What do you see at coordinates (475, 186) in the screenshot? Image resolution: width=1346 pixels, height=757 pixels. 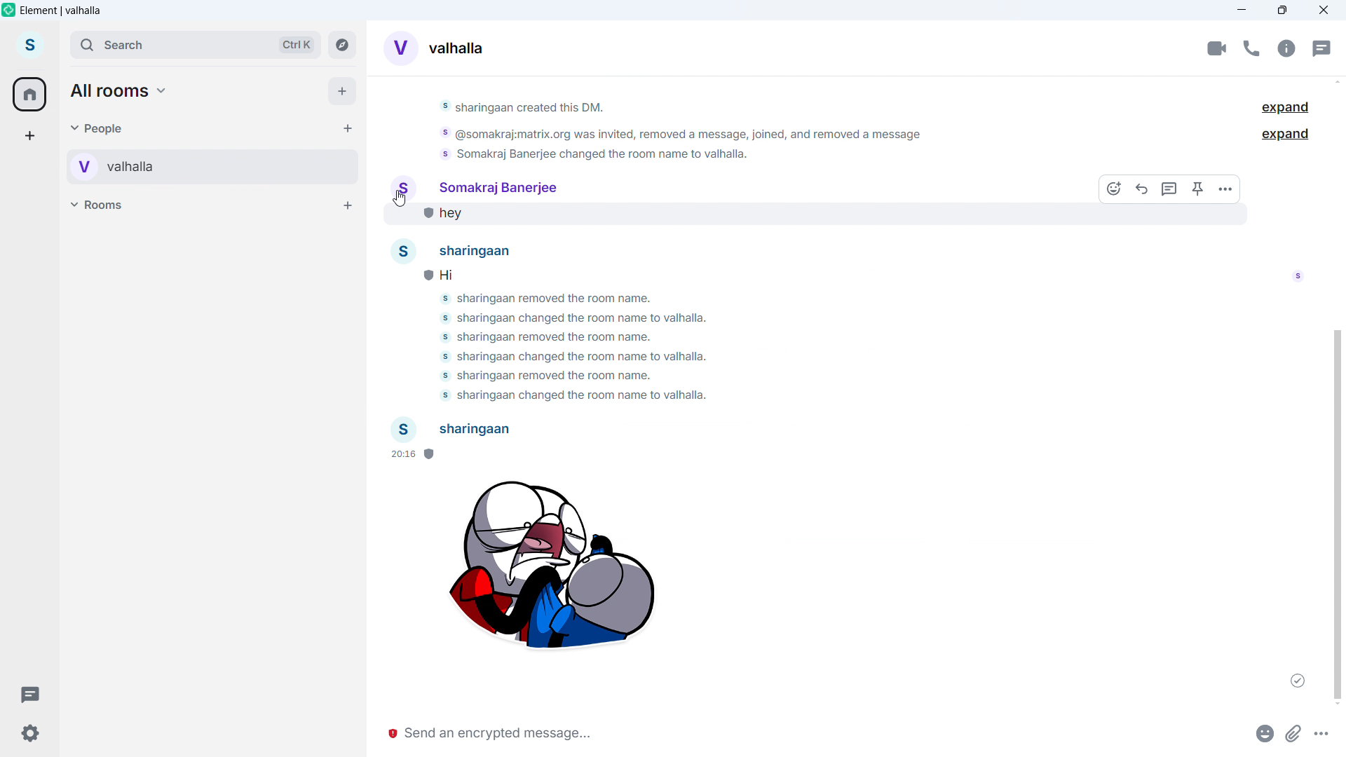 I see `Somakraj banerjee` at bounding box center [475, 186].